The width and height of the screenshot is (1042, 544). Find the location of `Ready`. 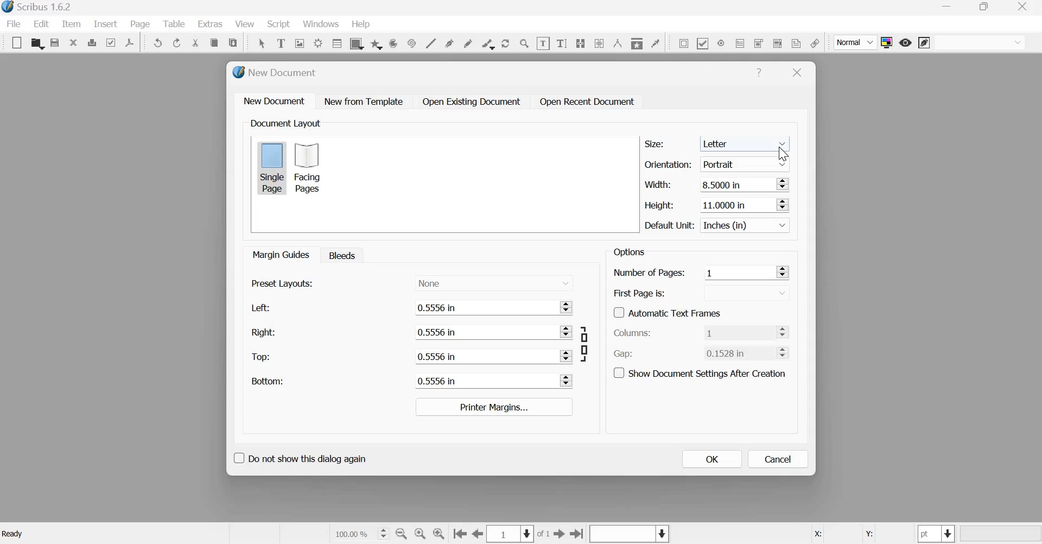

Ready is located at coordinates (14, 534).